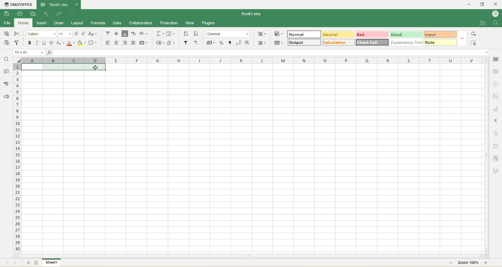 This screenshot has width=502, height=267. What do you see at coordinates (171, 33) in the screenshot?
I see `fill` at bounding box center [171, 33].